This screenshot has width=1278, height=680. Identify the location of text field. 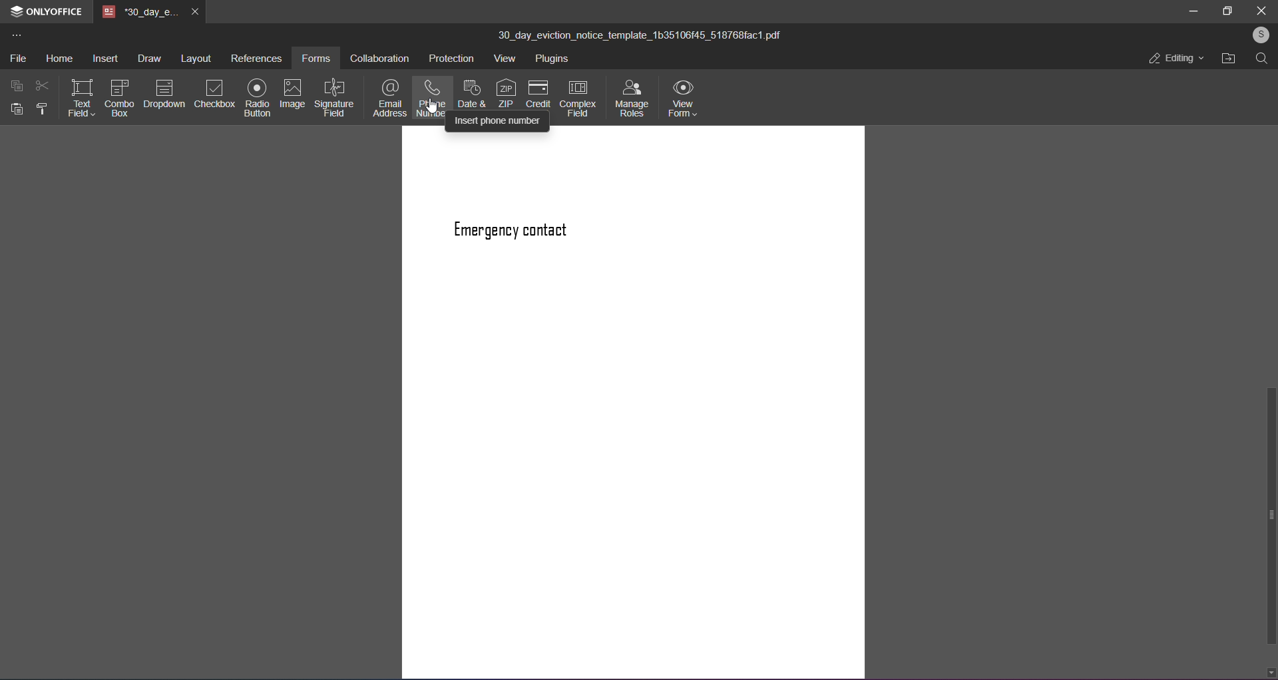
(81, 96).